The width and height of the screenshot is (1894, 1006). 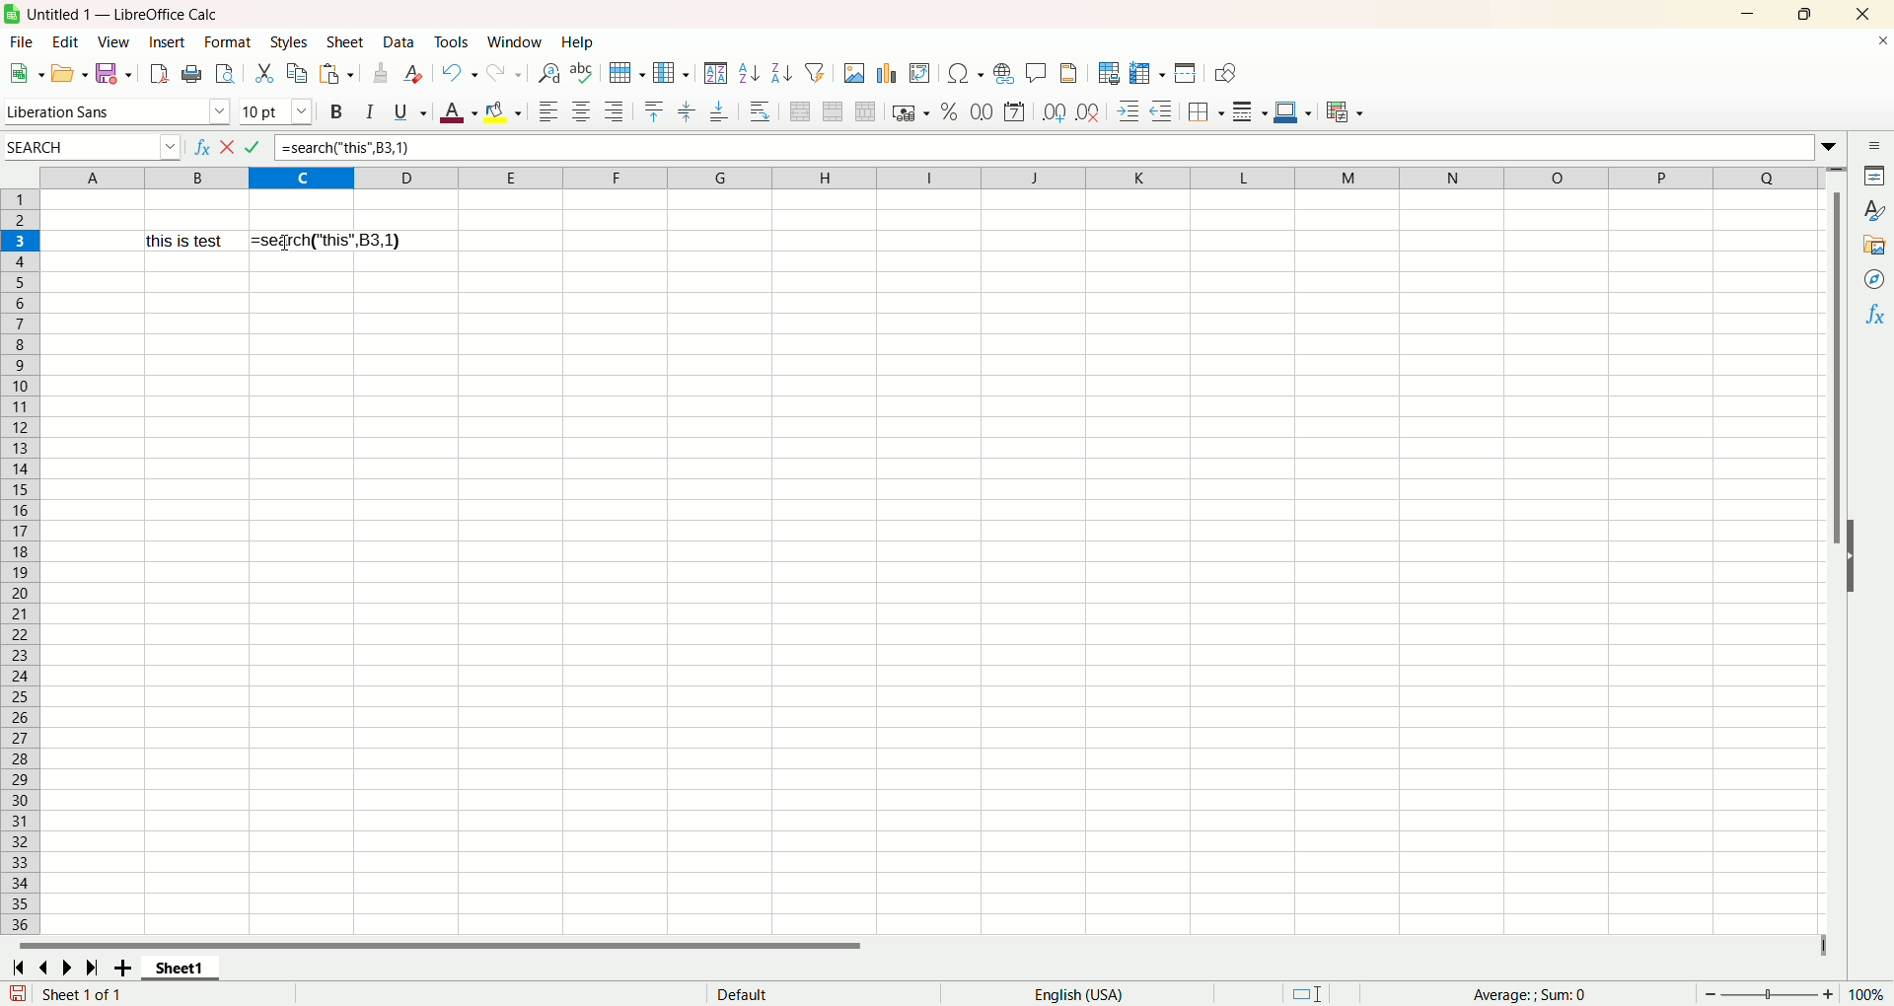 What do you see at coordinates (1129, 110) in the screenshot?
I see `increase indent` at bounding box center [1129, 110].